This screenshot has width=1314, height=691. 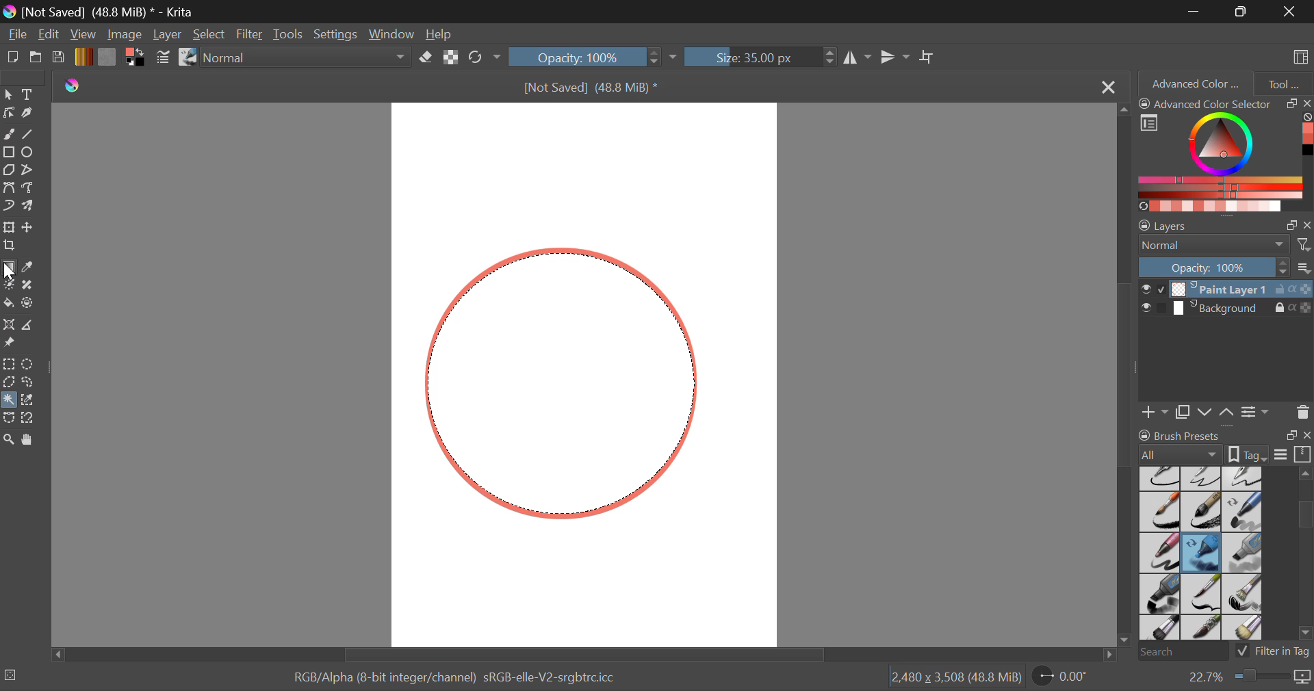 I want to click on Colorize Mask Tool, so click(x=10, y=286).